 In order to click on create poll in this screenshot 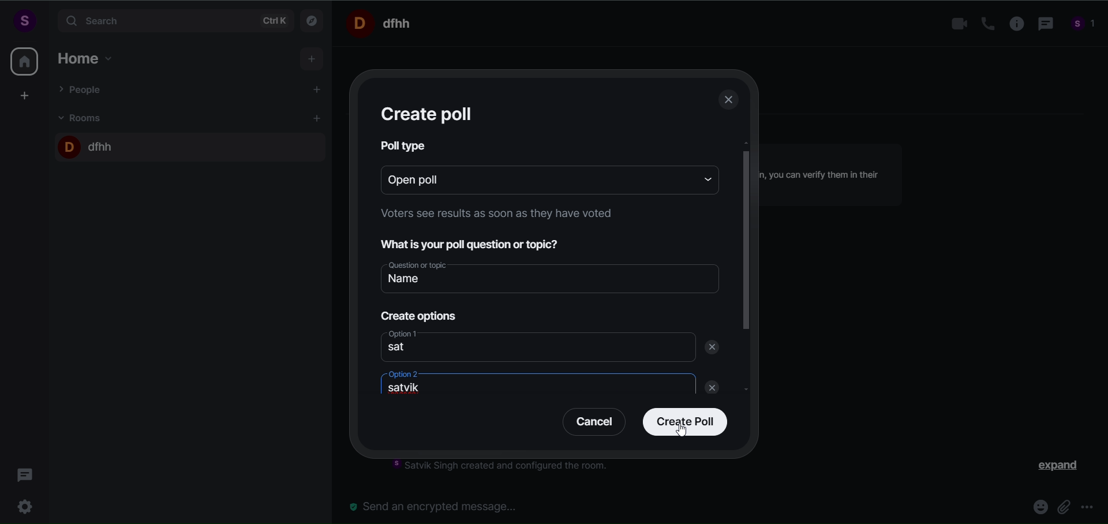, I will do `click(428, 110)`.